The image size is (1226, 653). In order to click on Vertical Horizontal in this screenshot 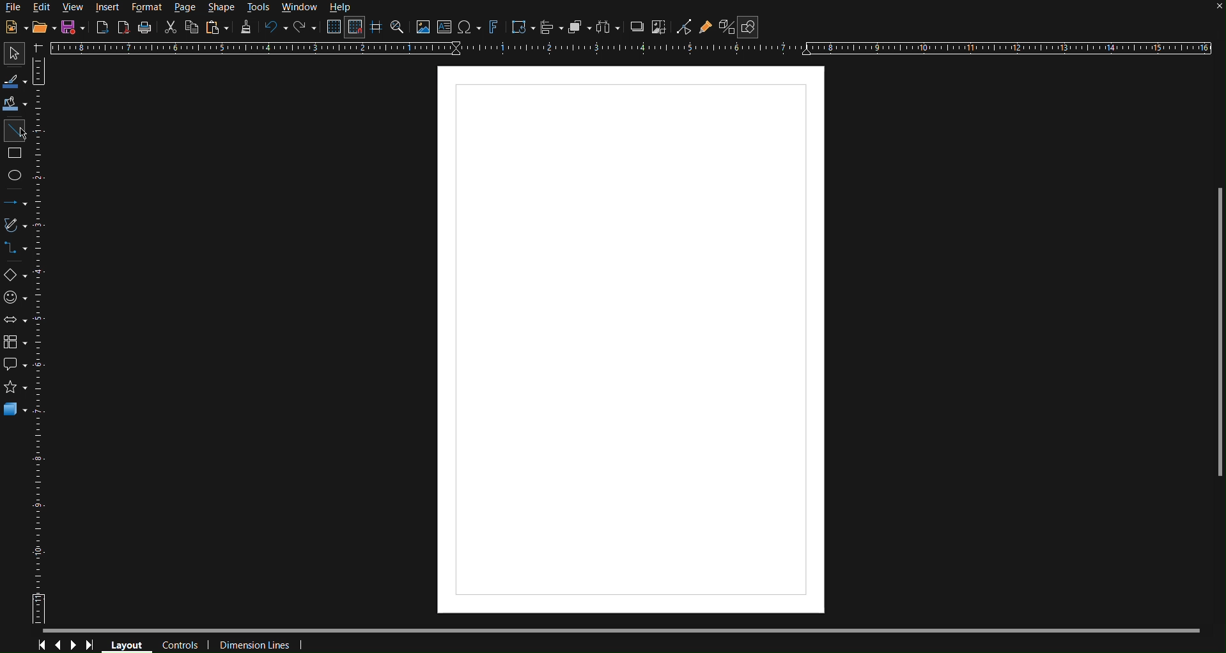, I will do `click(42, 341)`.